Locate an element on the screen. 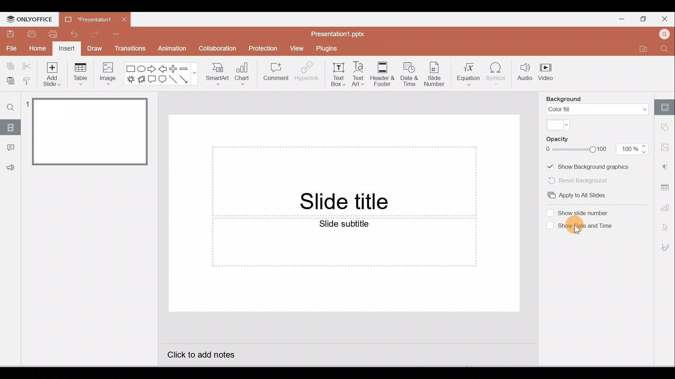  vertical scrollbar is located at coordinates (534, 226).